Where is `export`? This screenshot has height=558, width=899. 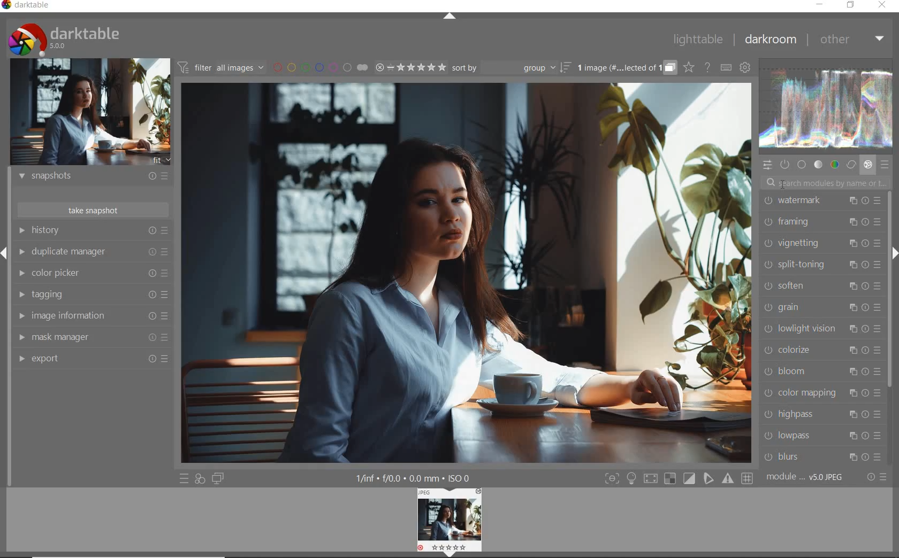 export is located at coordinates (91, 359).